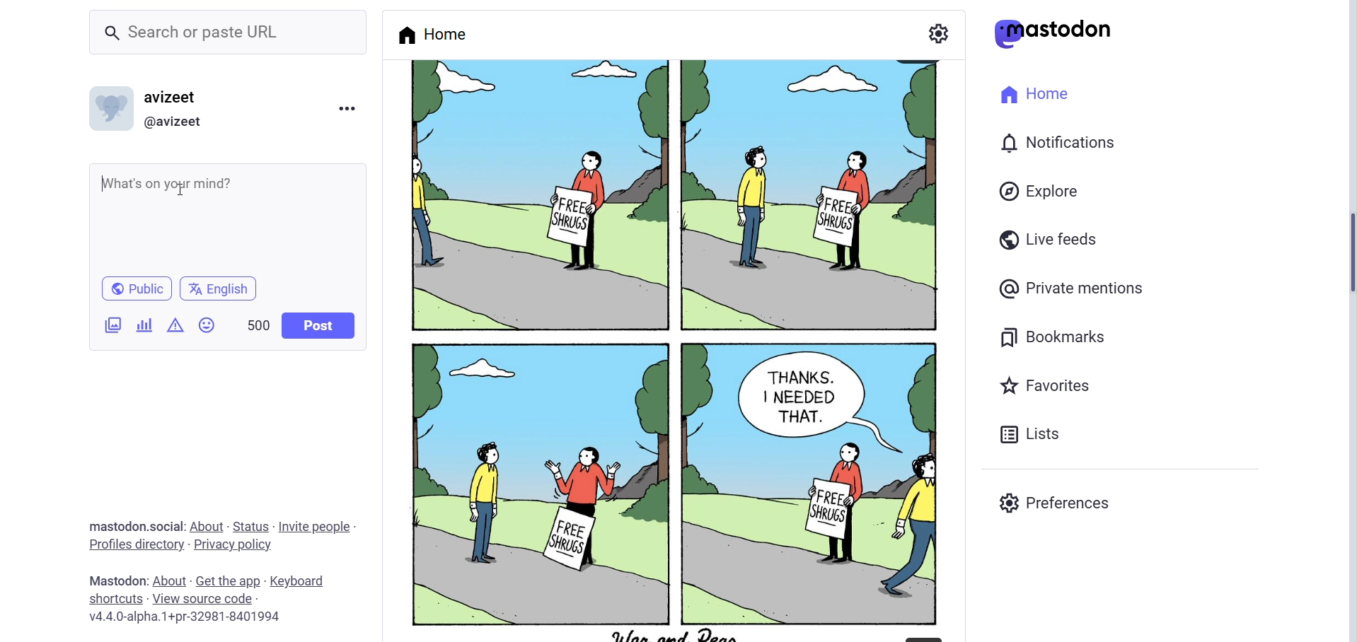  I want to click on Preferences, so click(1059, 501).